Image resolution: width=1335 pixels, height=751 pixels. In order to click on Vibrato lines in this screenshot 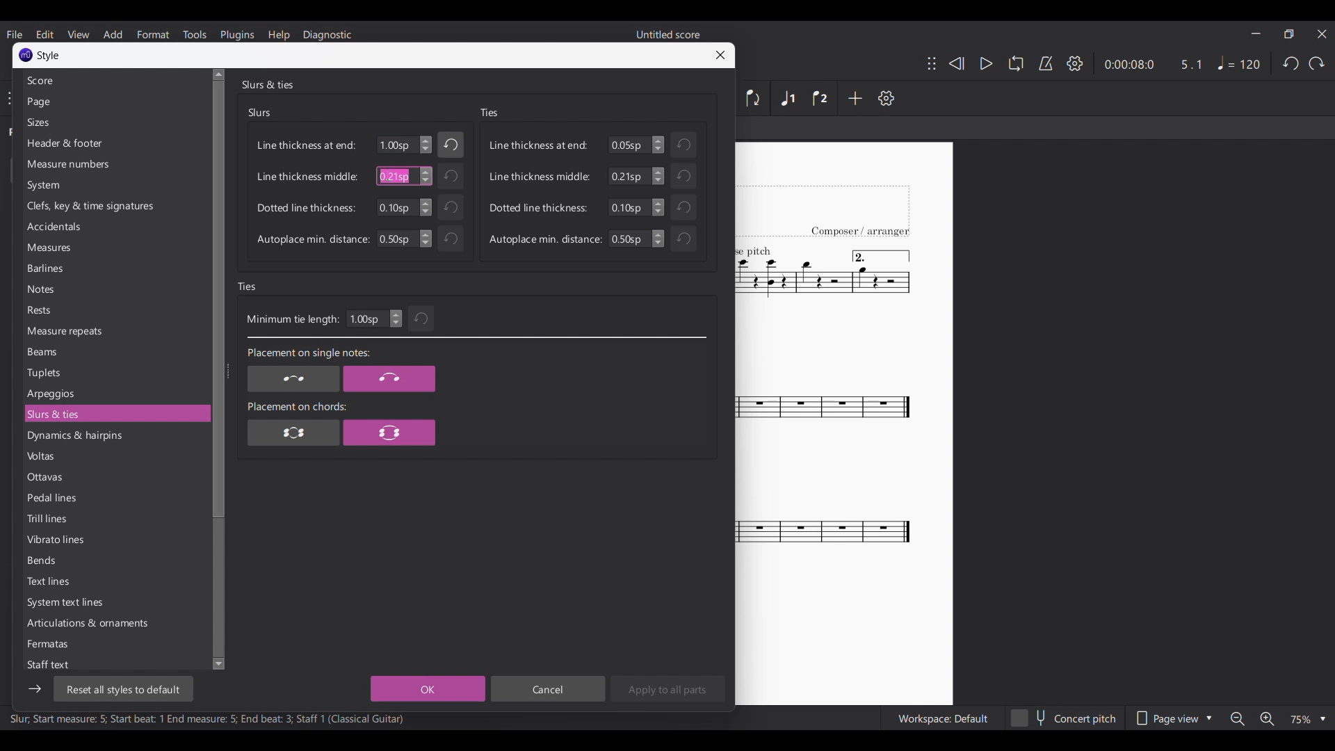, I will do `click(115, 540)`.